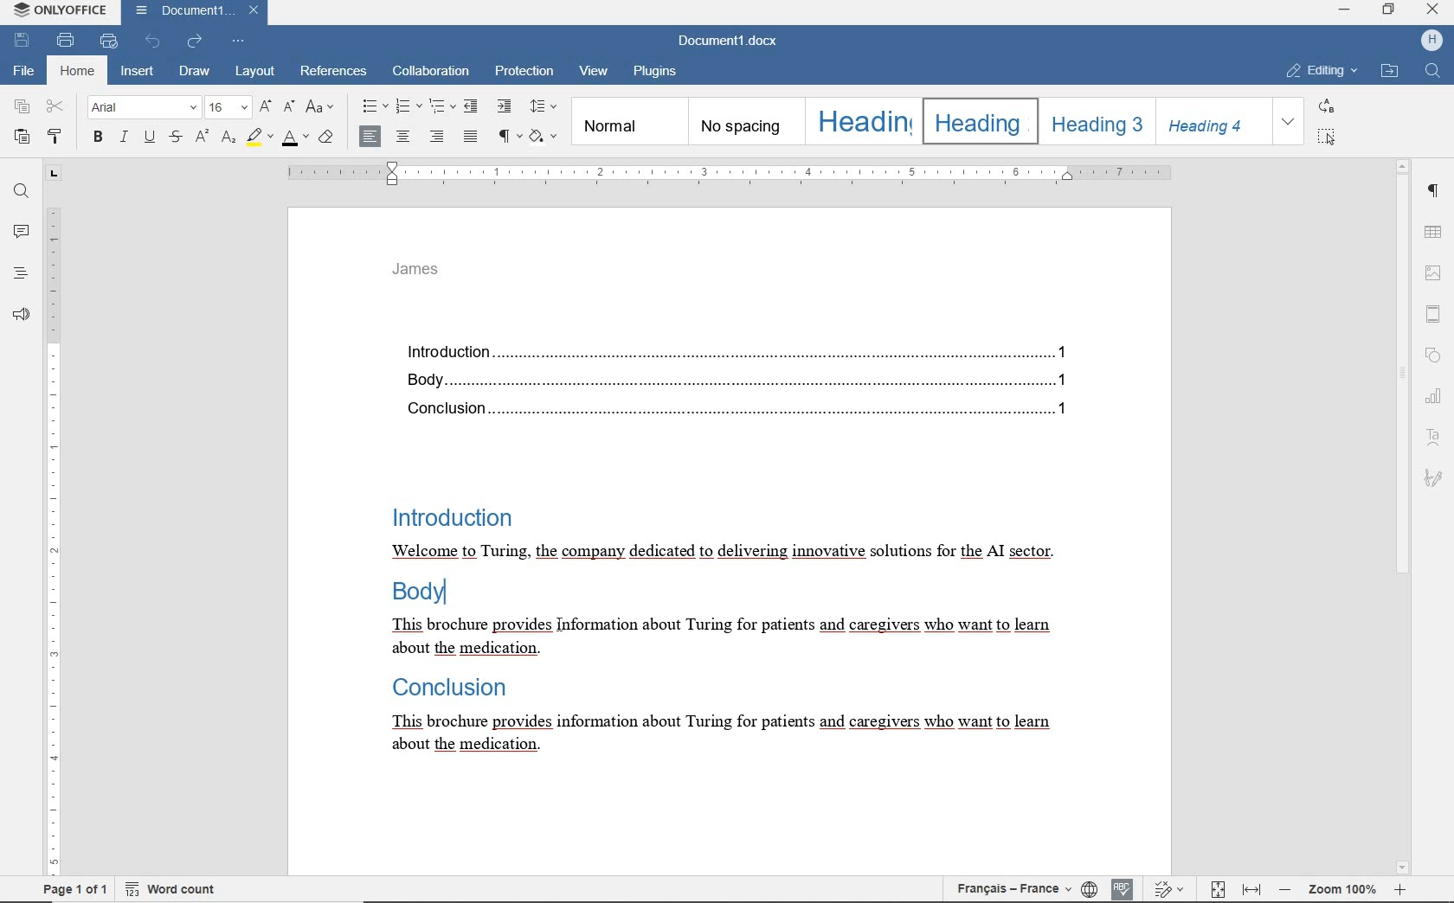 The image size is (1454, 903). What do you see at coordinates (22, 106) in the screenshot?
I see `COPY` at bounding box center [22, 106].